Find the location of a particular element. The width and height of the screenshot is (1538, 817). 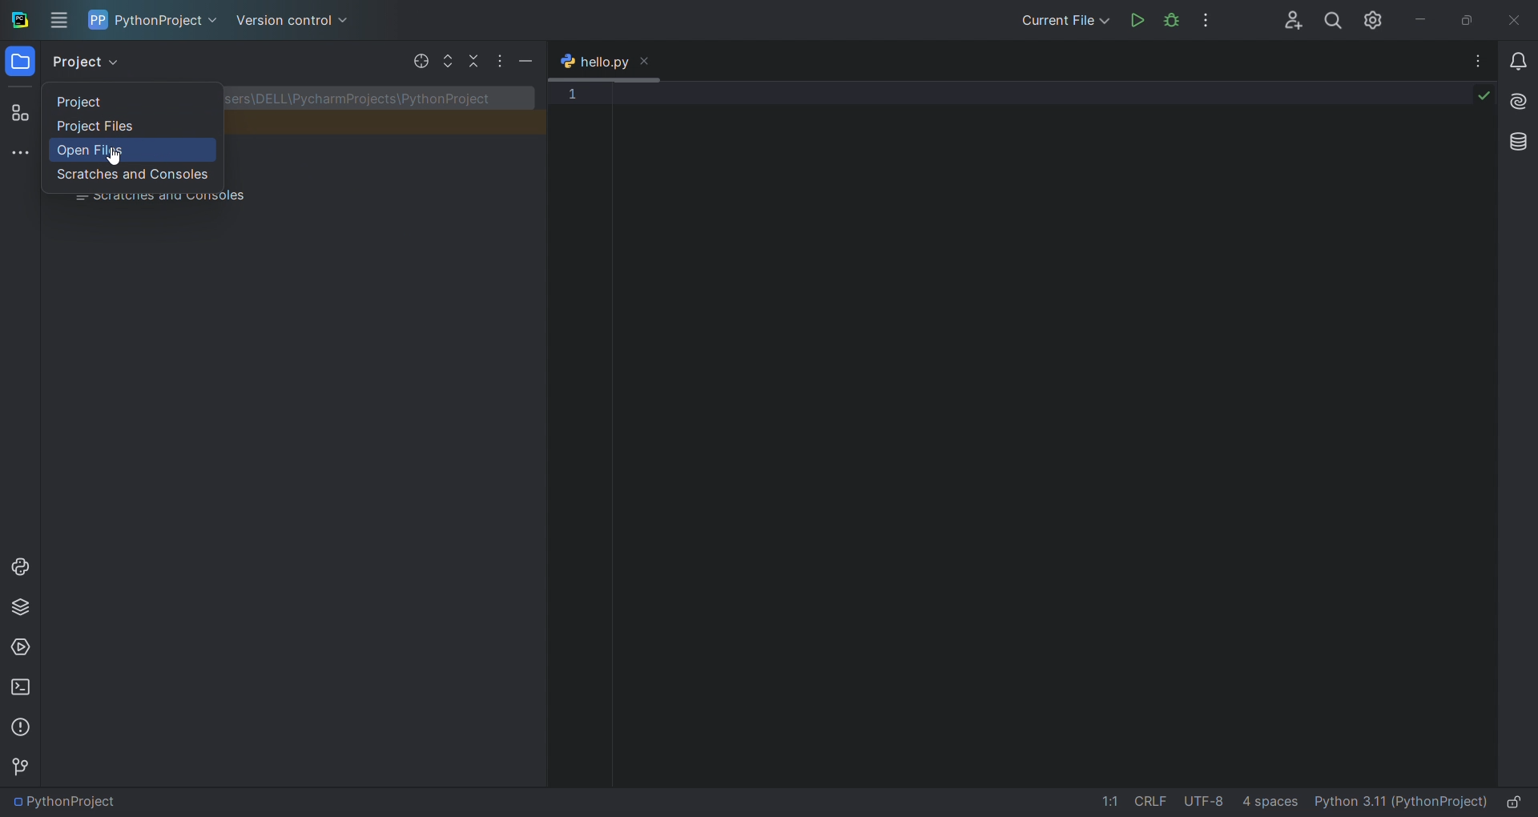

file data is located at coordinates (1191, 804).